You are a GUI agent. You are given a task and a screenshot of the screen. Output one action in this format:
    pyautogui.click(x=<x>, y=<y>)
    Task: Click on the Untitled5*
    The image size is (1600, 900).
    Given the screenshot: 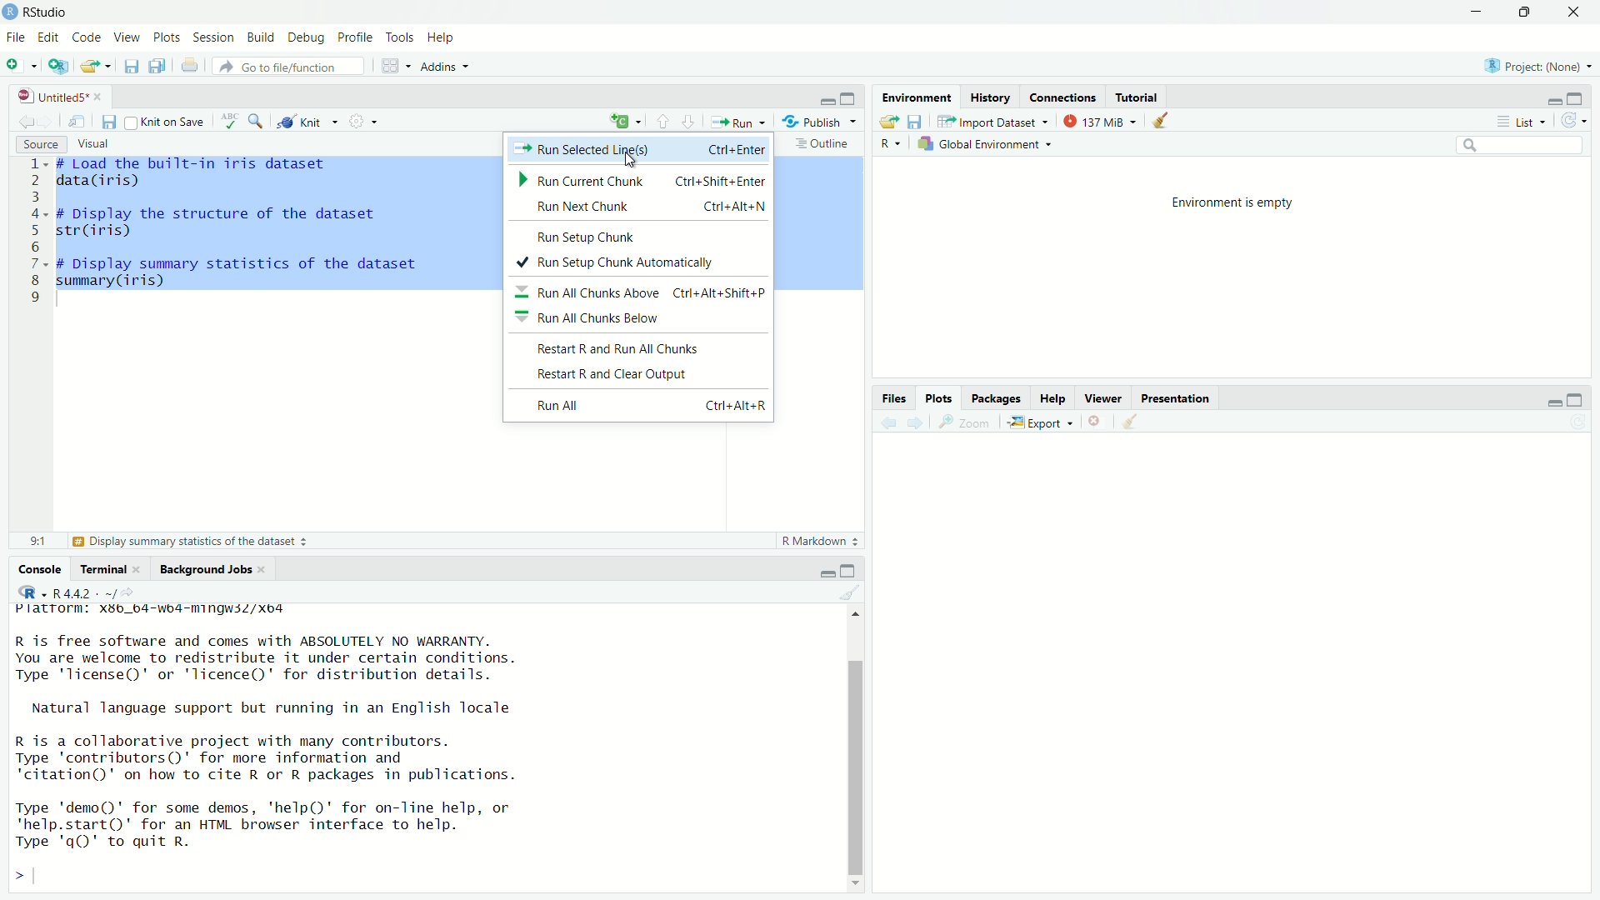 What is the action you would take?
    pyautogui.click(x=58, y=96)
    